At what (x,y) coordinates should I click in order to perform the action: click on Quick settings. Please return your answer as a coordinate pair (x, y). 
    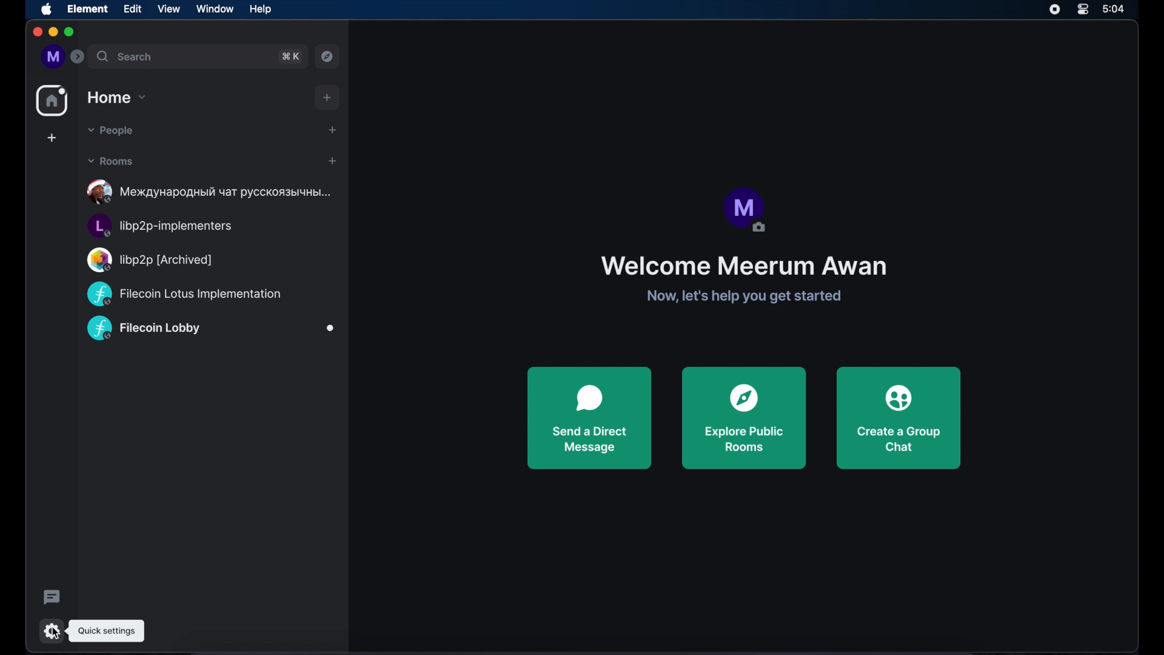
    Looking at the image, I should click on (110, 625).